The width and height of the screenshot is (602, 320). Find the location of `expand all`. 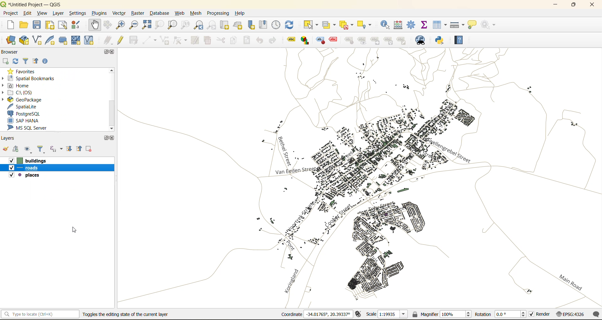

expand all is located at coordinates (68, 149).